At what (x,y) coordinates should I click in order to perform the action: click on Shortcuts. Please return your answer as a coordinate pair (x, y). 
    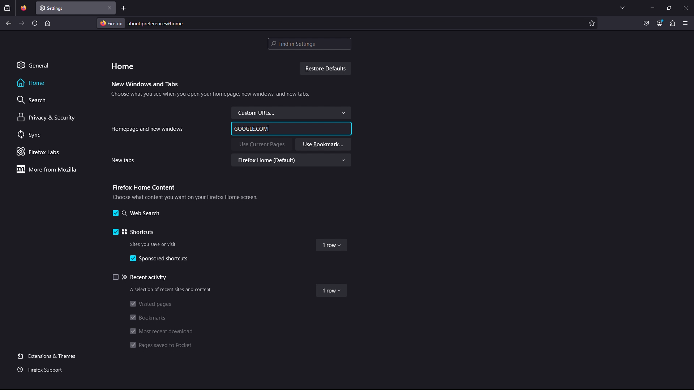
    Looking at the image, I should click on (134, 231).